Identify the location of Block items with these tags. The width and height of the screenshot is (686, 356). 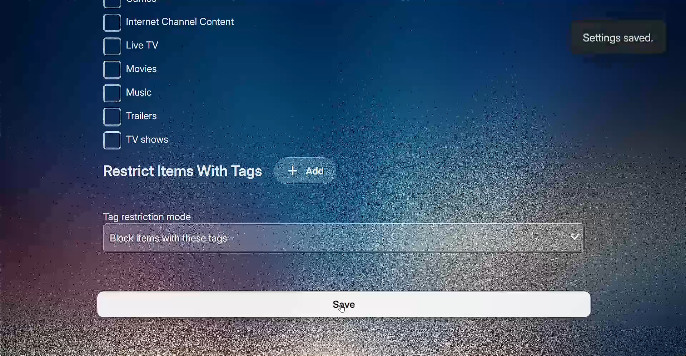
(343, 239).